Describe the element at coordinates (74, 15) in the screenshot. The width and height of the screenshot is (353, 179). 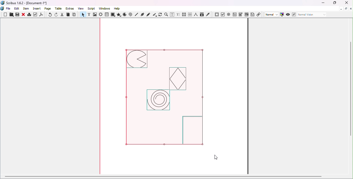
I see `Paste` at that location.